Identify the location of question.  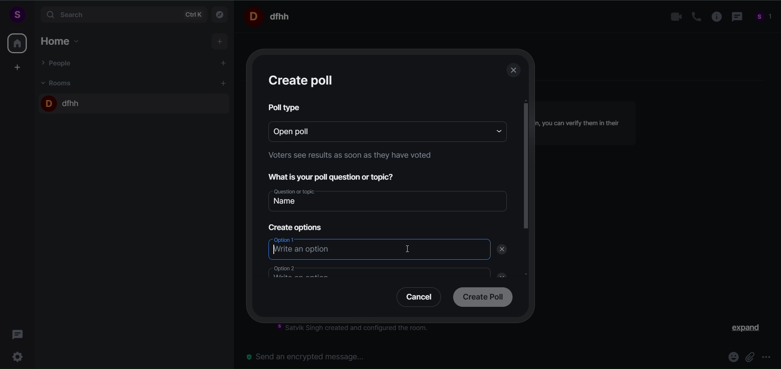
(337, 176).